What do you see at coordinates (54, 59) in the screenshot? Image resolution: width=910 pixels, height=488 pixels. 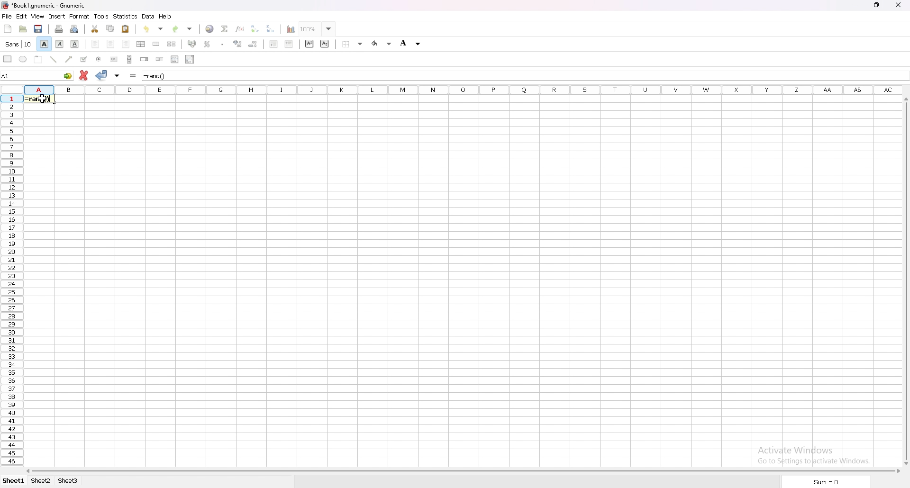 I see `line` at bounding box center [54, 59].